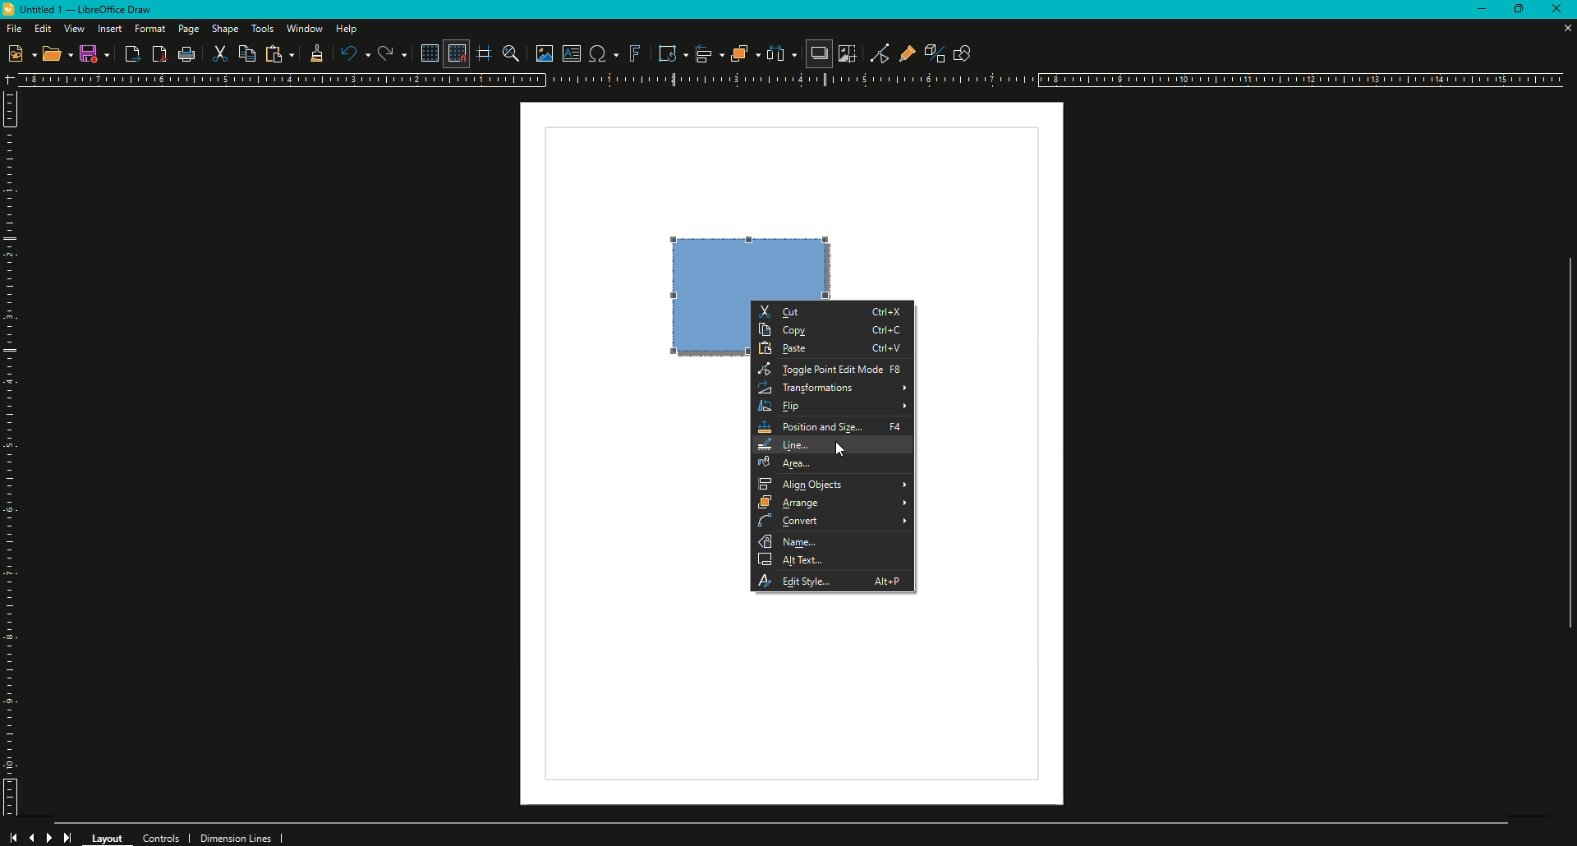 The width and height of the screenshot is (1577, 846). Describe the element at coordinates (835, 387) in the screenshot. I see `Transformations` at that location.